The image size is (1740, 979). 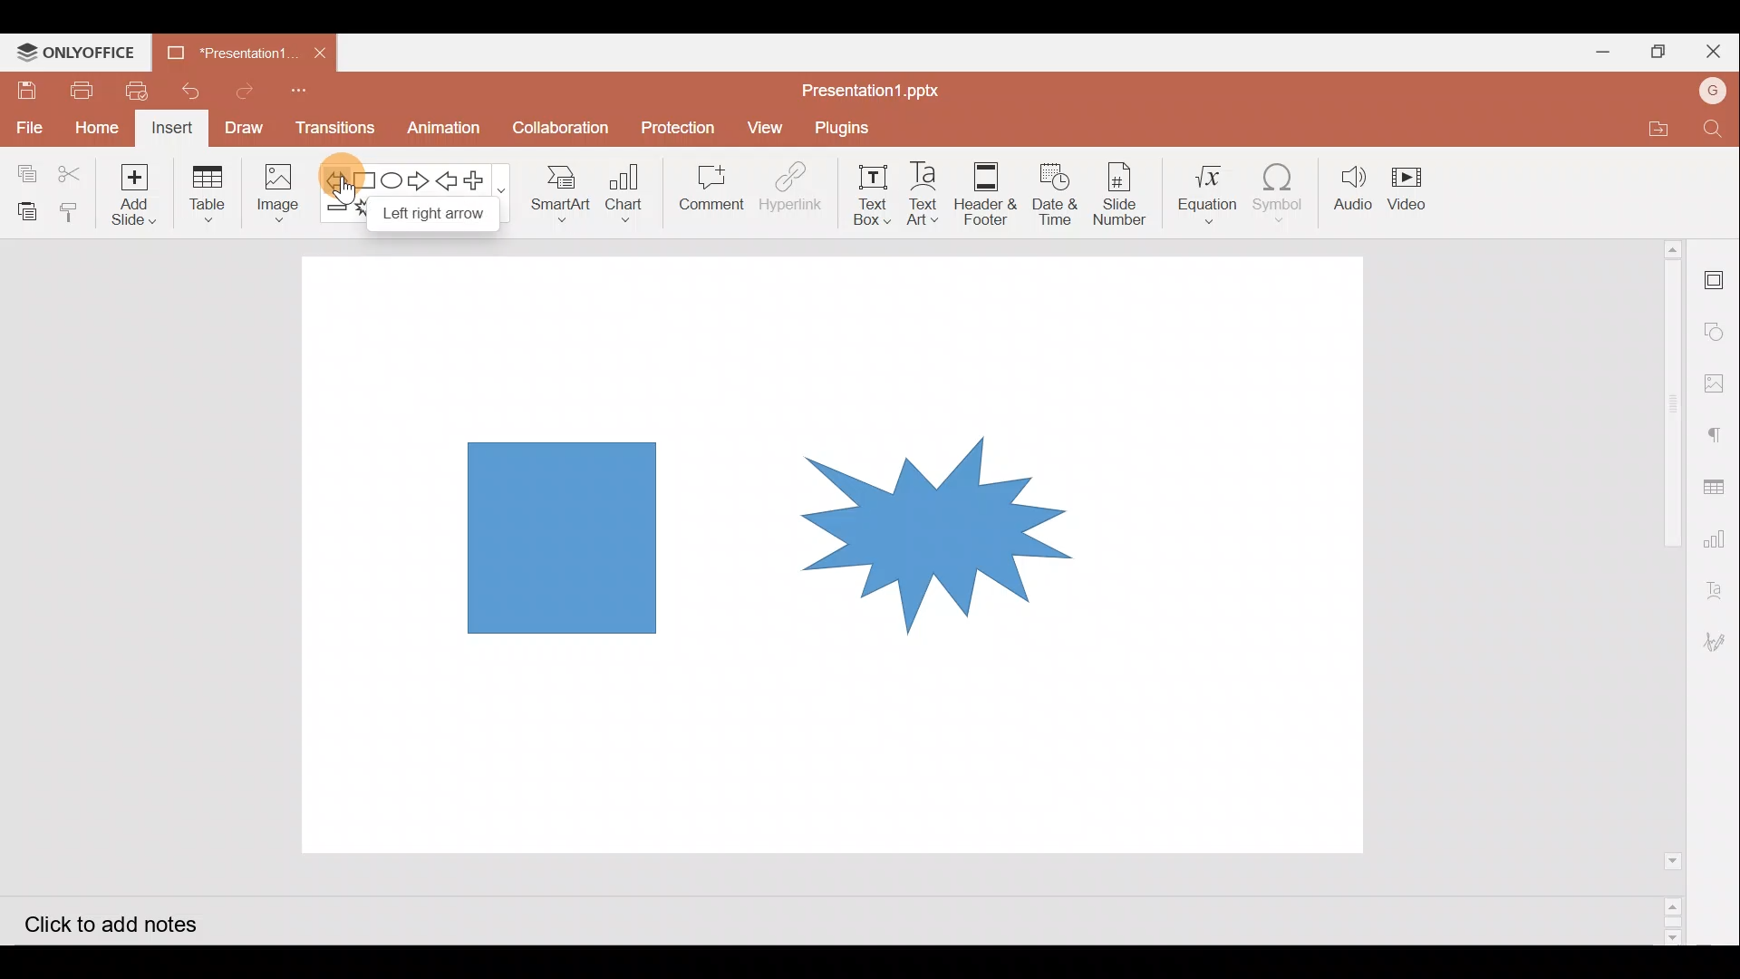 What do you see at coordinates (679, 124) in the screenshot?
I see `Protection` at bounding box center [679, 124].